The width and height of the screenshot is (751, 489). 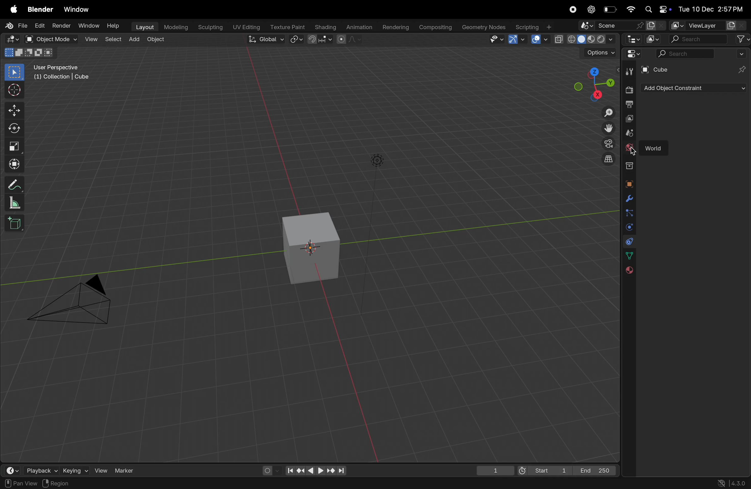 I want to click on camera, so click(x=606, y=143).